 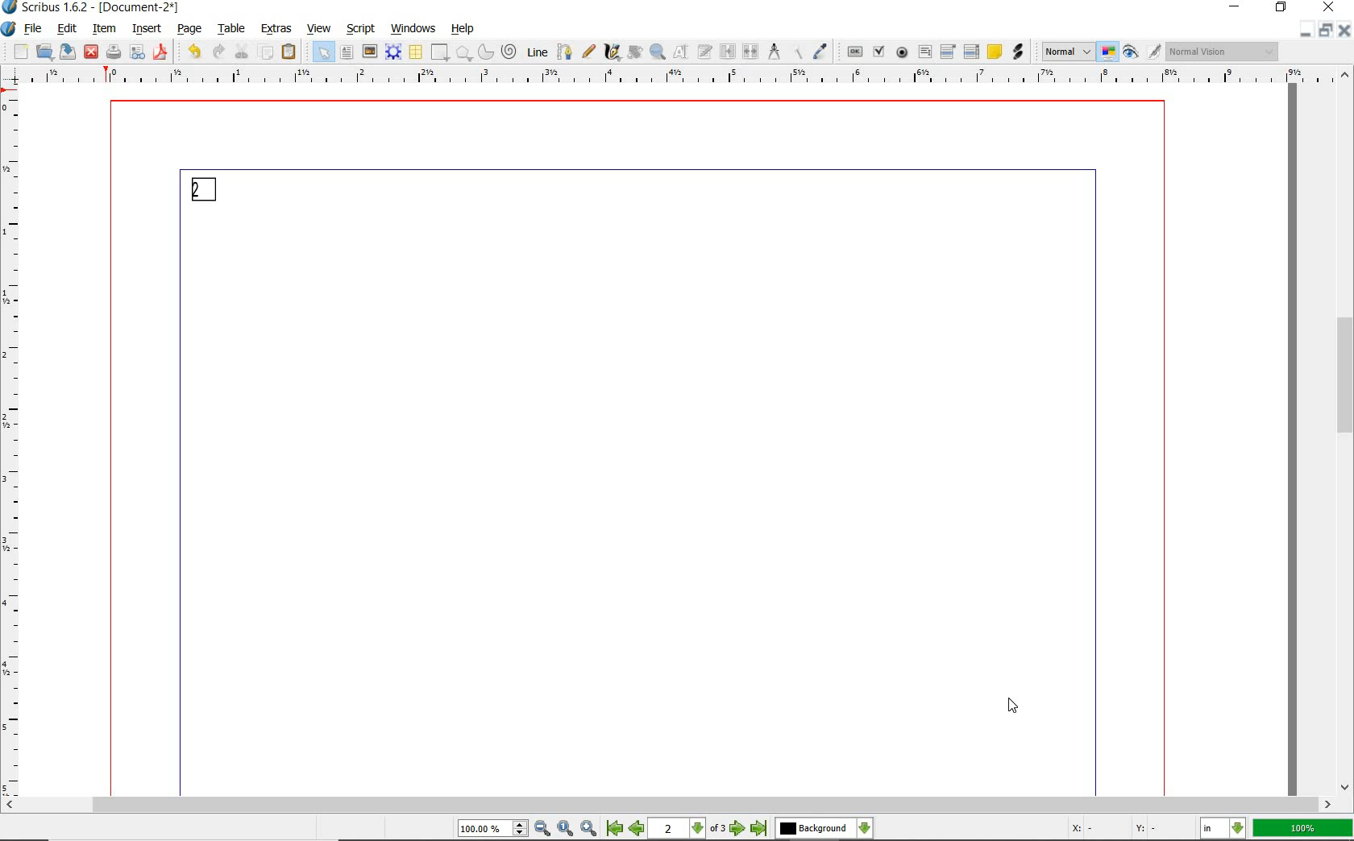 What do you see at coordinates (880, 53) in the screenshot?
I see `pdf check box` at bounding box center [880, 53].